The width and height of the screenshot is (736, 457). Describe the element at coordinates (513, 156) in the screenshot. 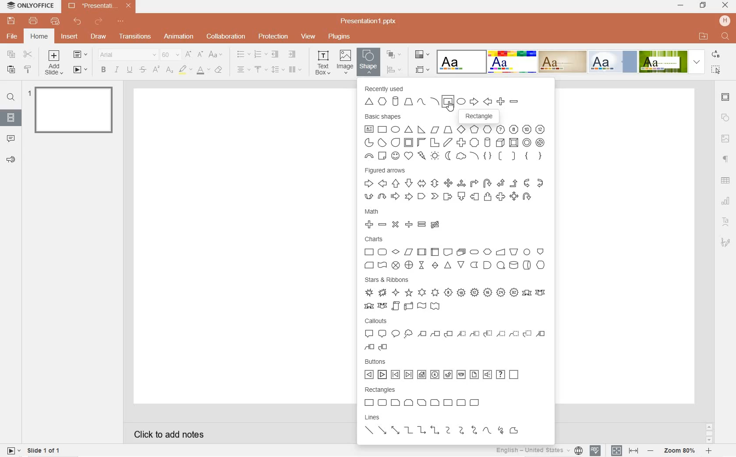

I see `Right Bracket` at that location.